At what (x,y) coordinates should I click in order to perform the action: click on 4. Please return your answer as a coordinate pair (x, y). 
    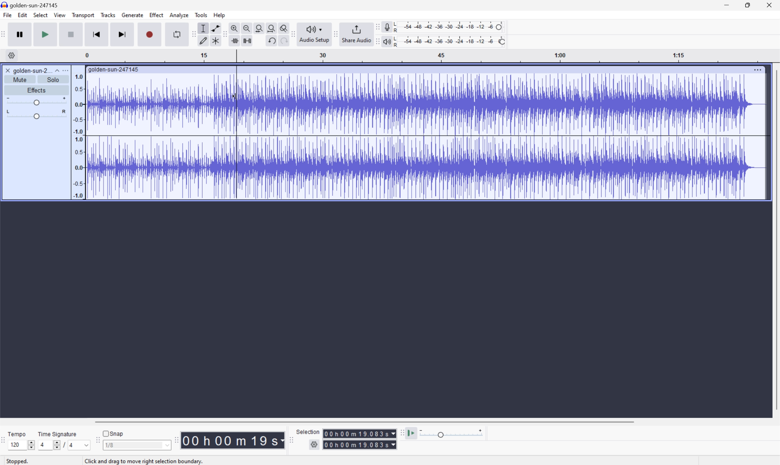
    Looking at the image, I should click on (72, 446).